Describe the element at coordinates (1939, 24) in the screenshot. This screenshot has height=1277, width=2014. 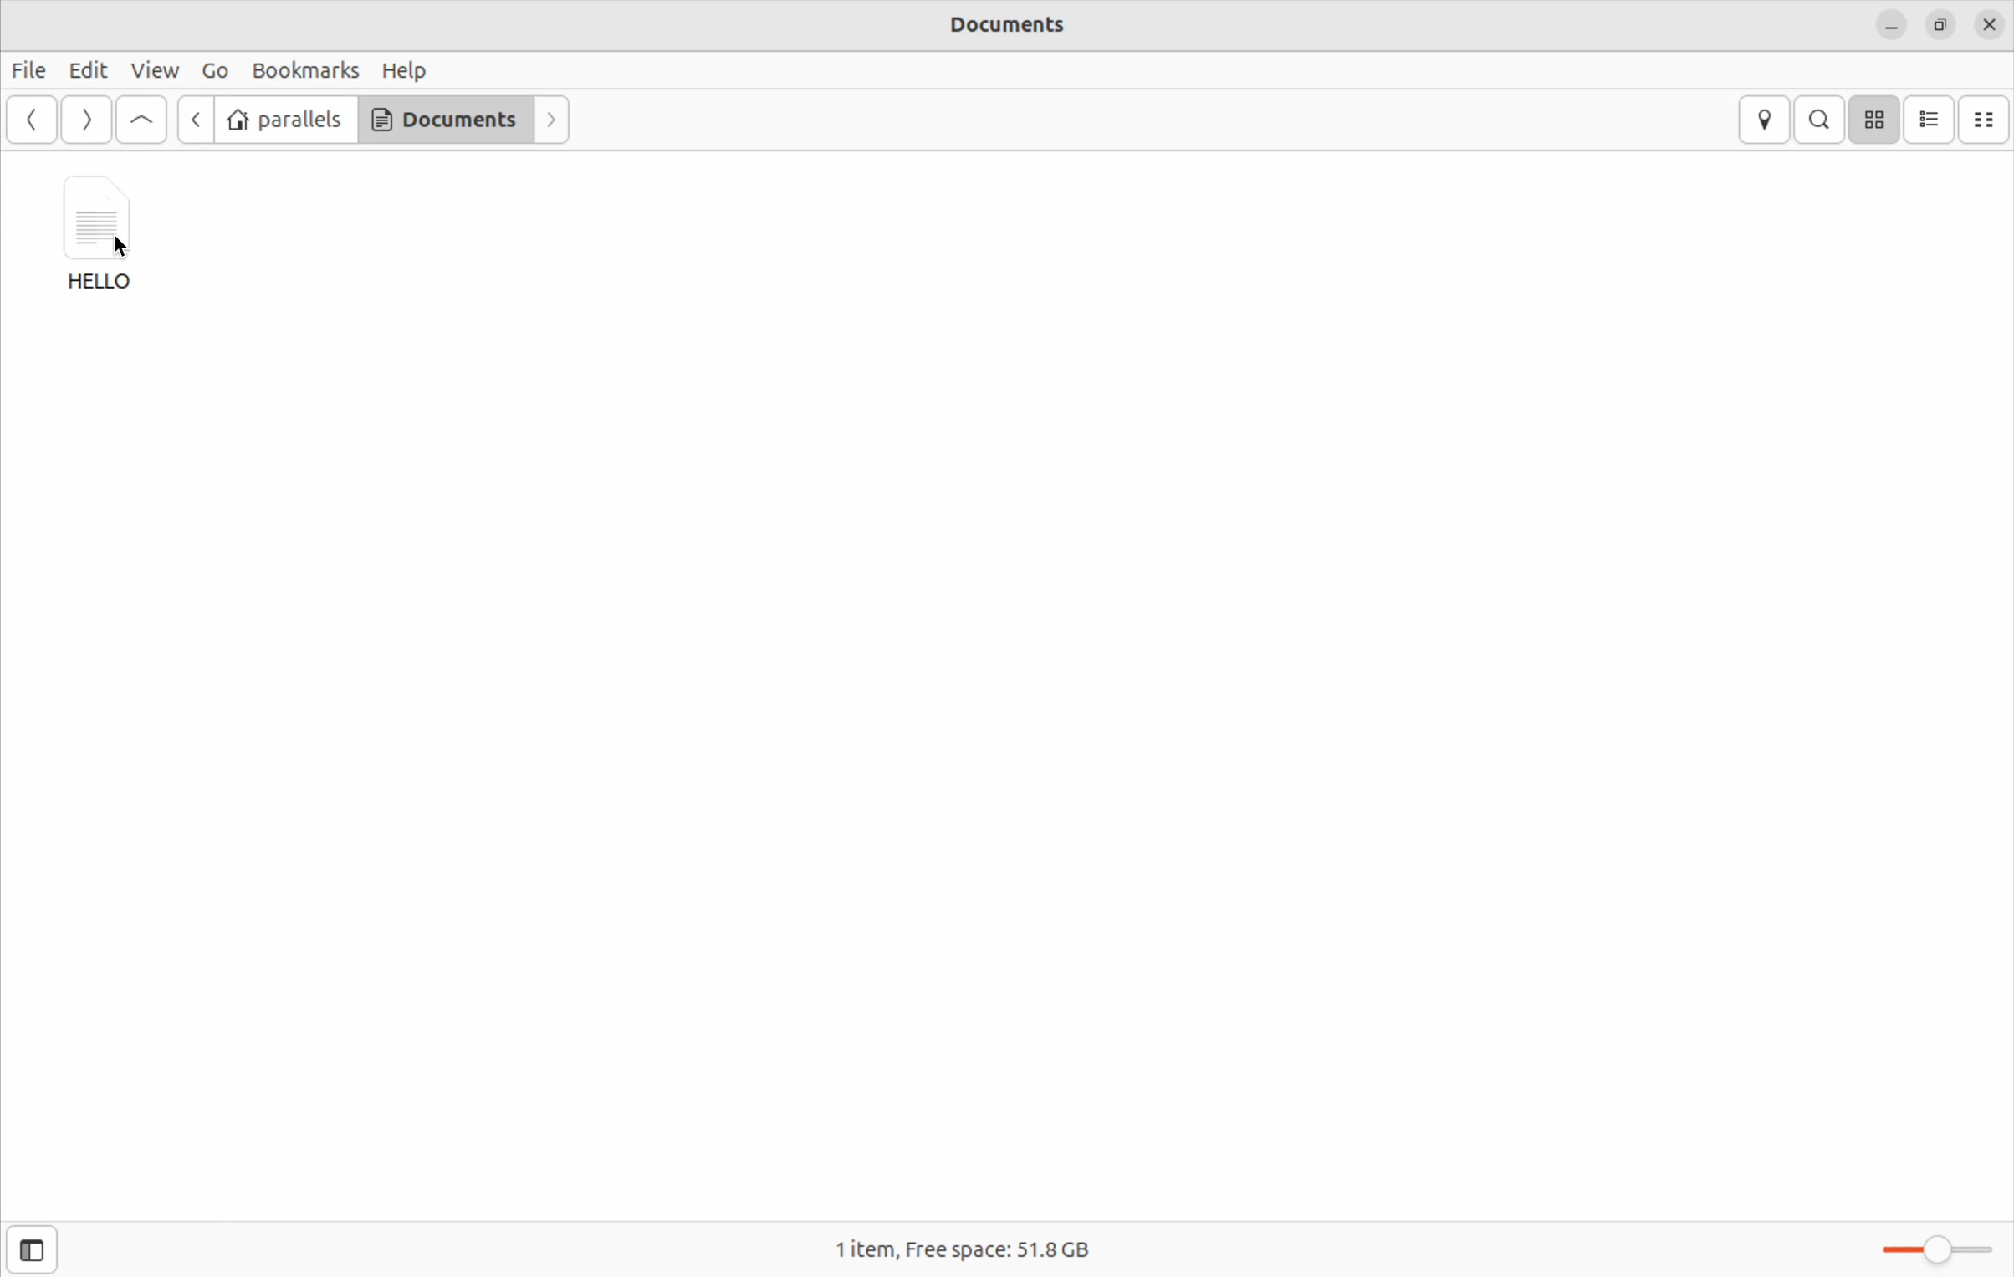
I see `resize` at that location.